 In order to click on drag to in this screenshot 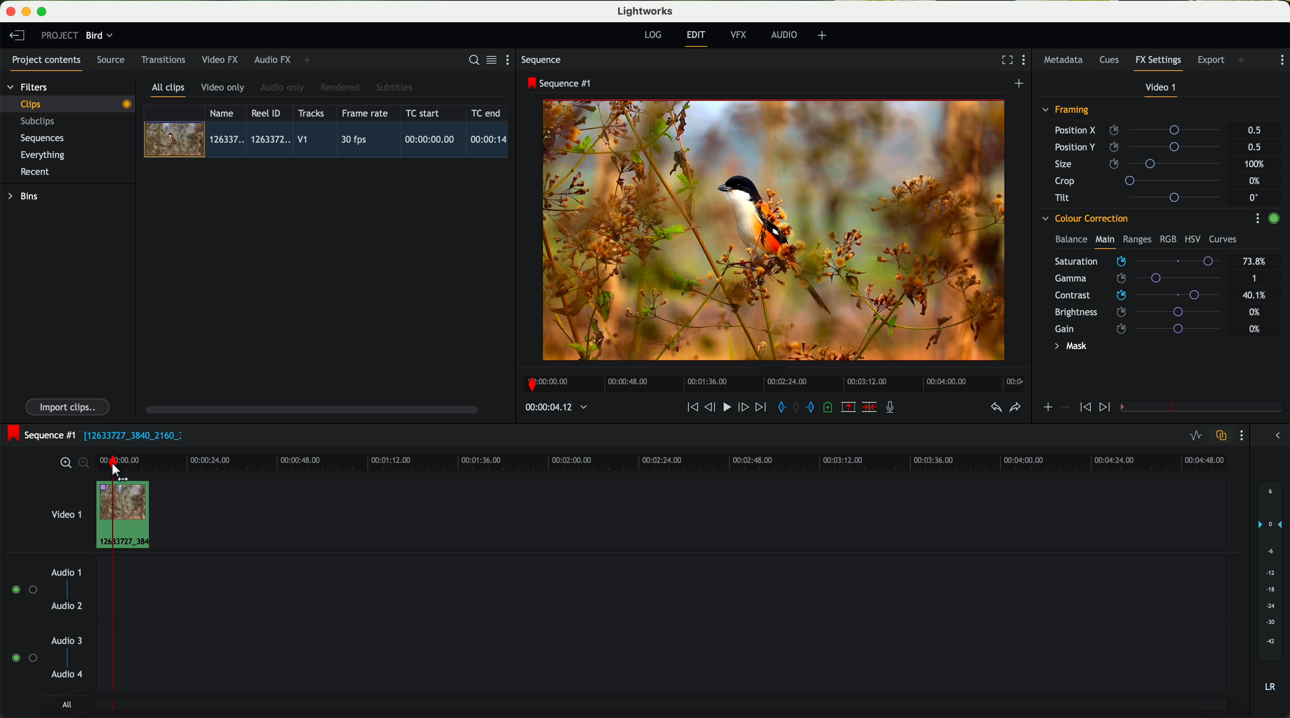, I will do `click(122, 473)`.